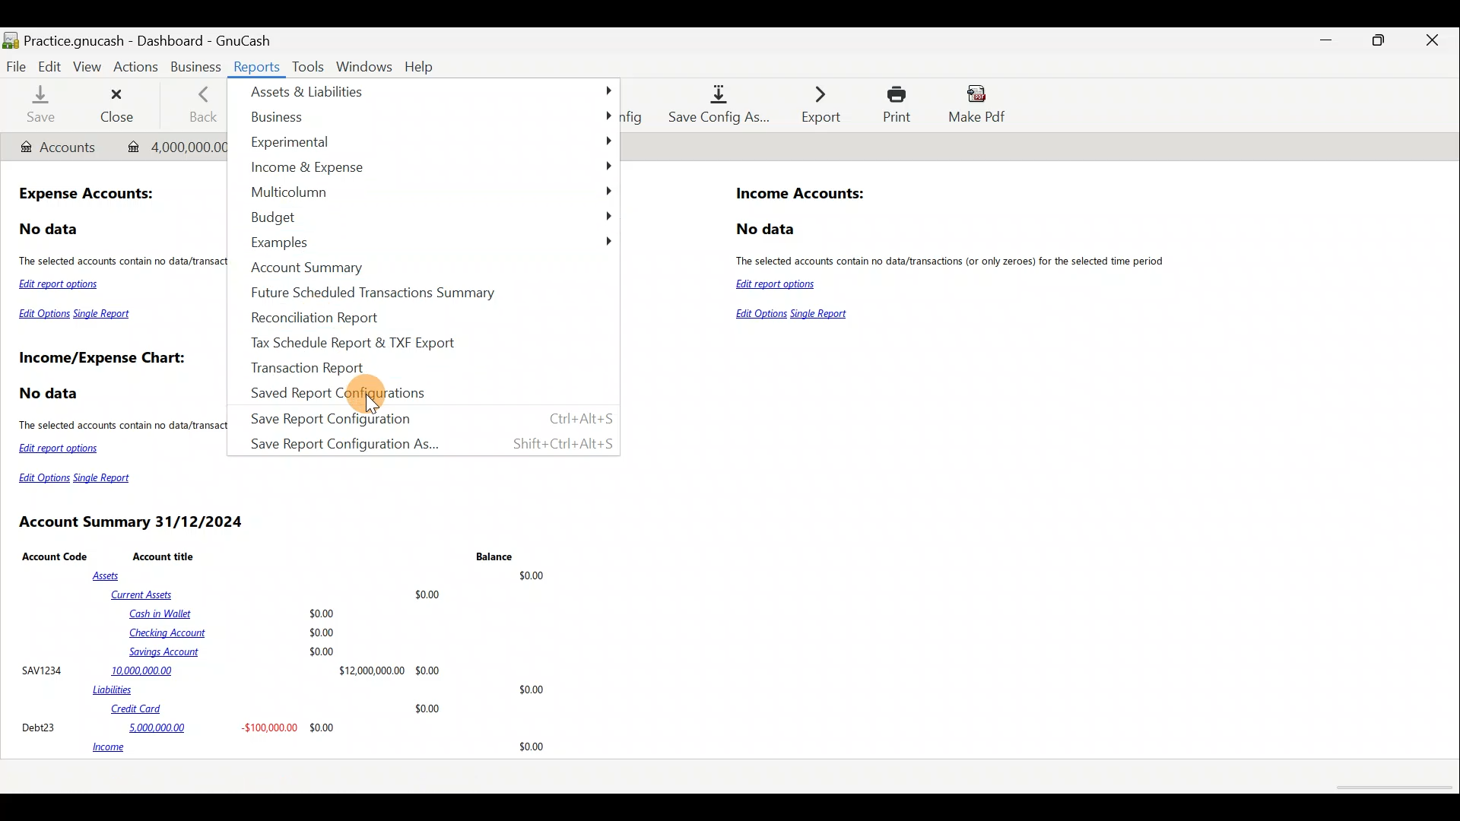  What do you see at coordinates (813, 104) in the screenshot?
I see `Export` at bounding box center [813, 104].